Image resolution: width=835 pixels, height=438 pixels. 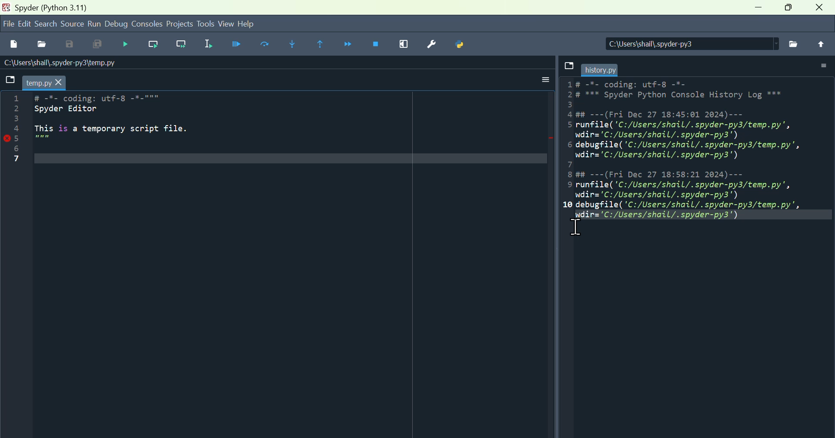 I want to click on file, so click(x=794, y=43).